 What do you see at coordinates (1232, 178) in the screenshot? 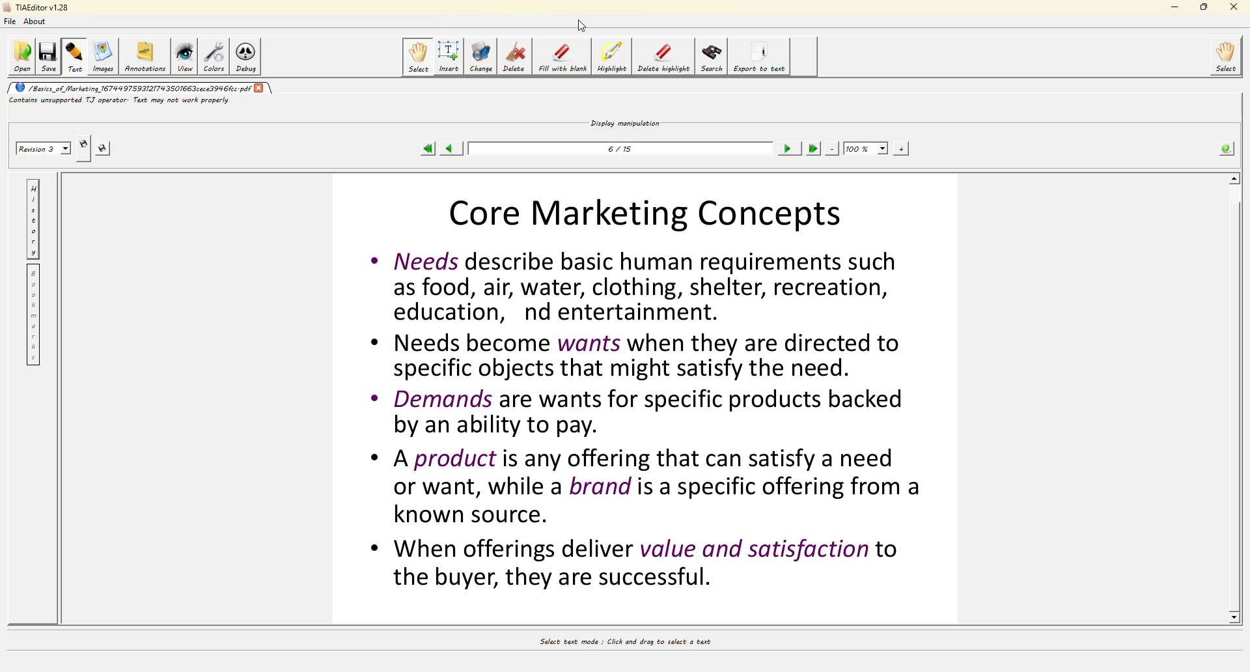
I see `scroll up` at bounding box center [1232, 178].